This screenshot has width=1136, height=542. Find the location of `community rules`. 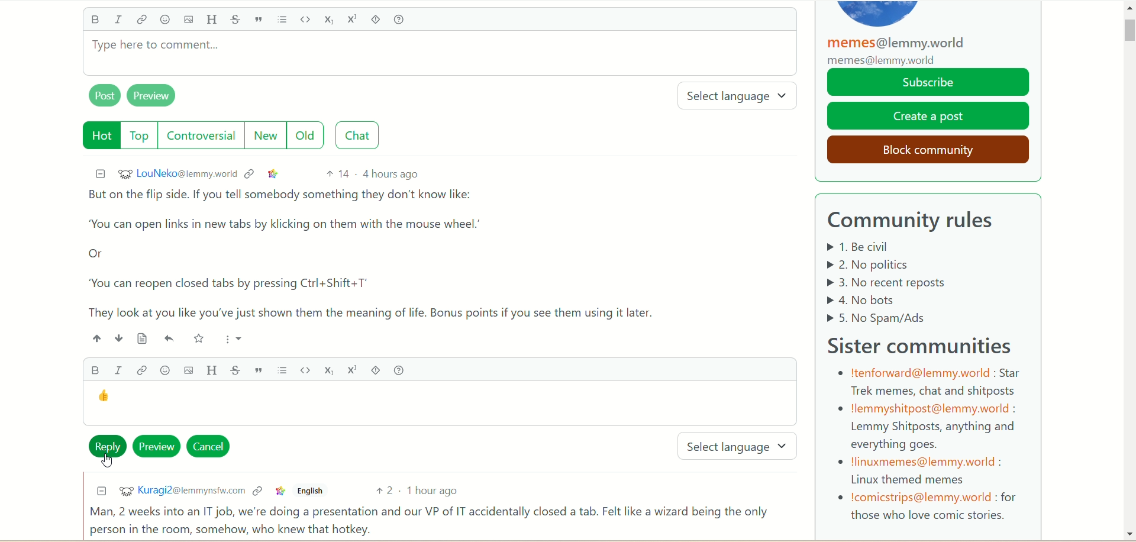

community rules is located at coordinates (919, 221).